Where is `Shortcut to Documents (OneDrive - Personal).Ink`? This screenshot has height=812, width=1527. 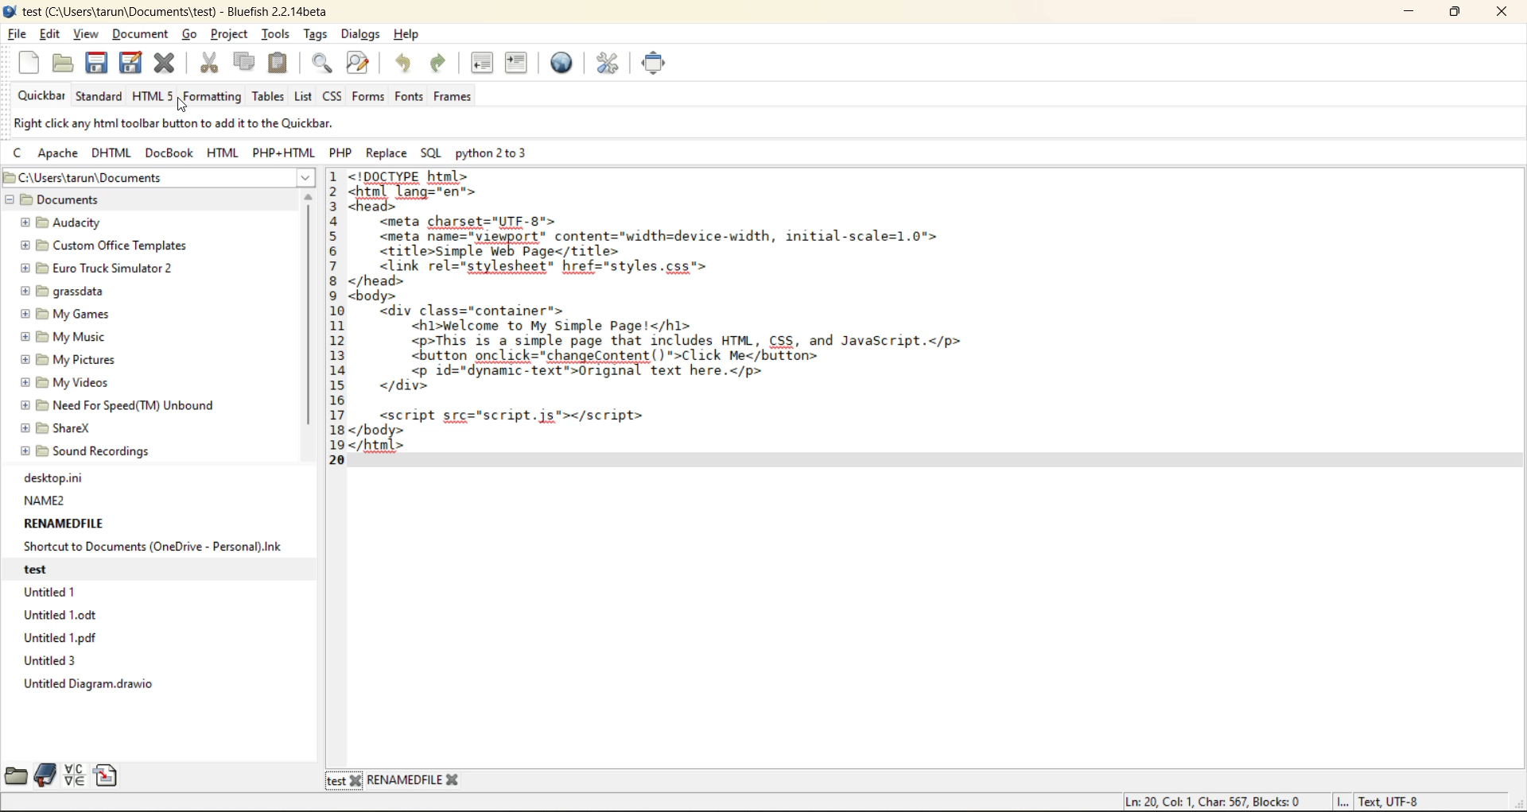 Shortcut to Documents (OneDrive - Personal).Ink is located at coordinates (151, 547).